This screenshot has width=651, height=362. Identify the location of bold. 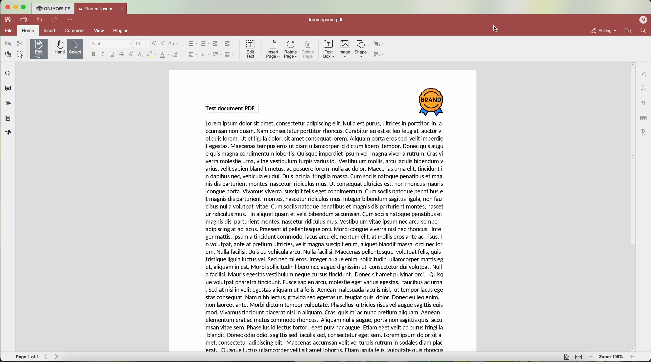
(94, 54).